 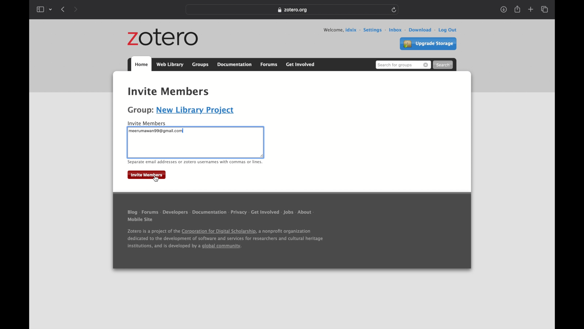 What do you see at coordinates (238, 212) in the screenshot?
I see `privacy` at bounding box center [238, 212].